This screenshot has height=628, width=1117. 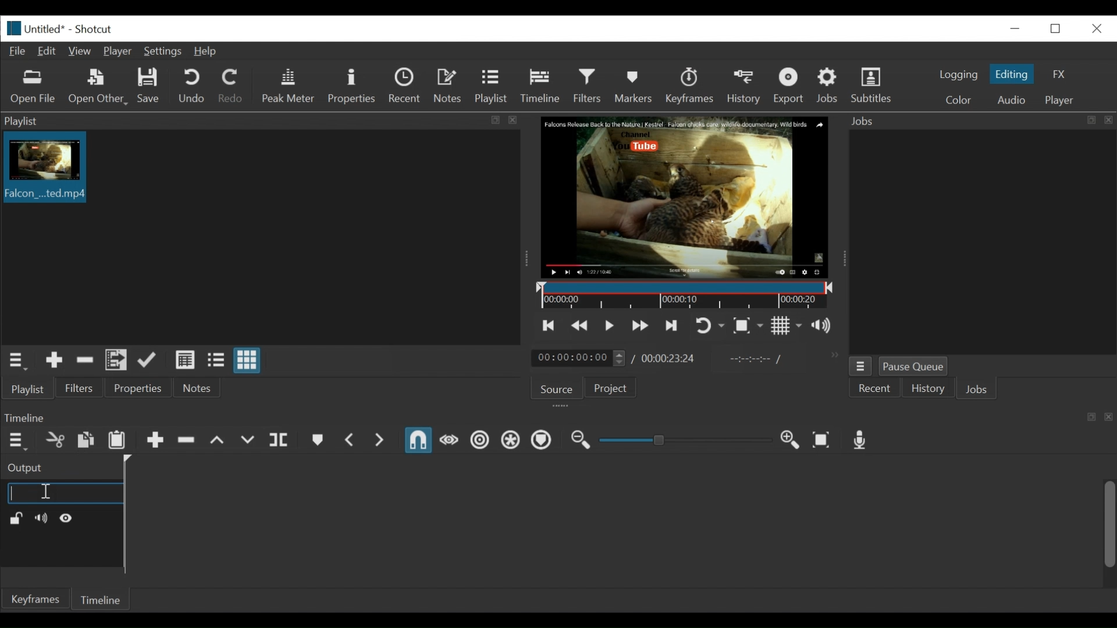 What do you see at coordinates (978, 121) in the screenshot?
I see `Jobs Panel` at bounding box center [978, 121].